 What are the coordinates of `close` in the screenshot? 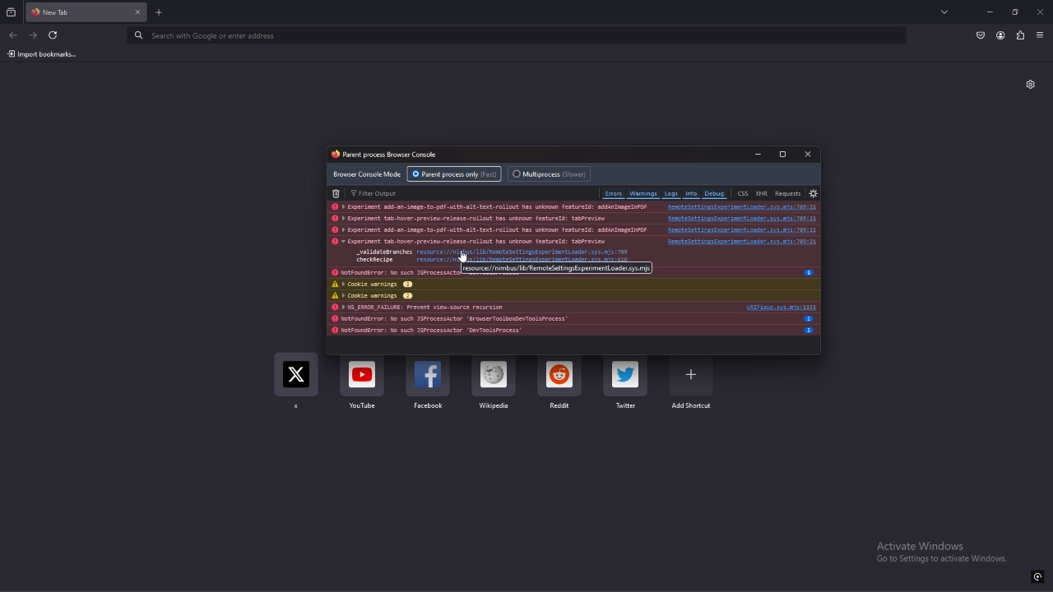 It's located at (1040, 12).